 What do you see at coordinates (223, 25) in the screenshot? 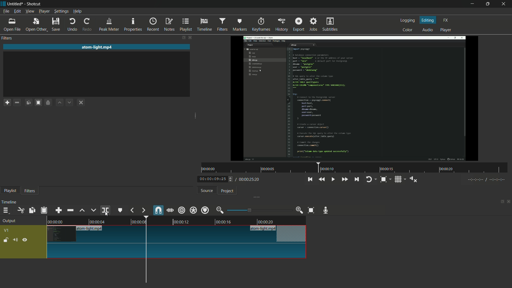
I see `filters` at bounding box center [223, 25].